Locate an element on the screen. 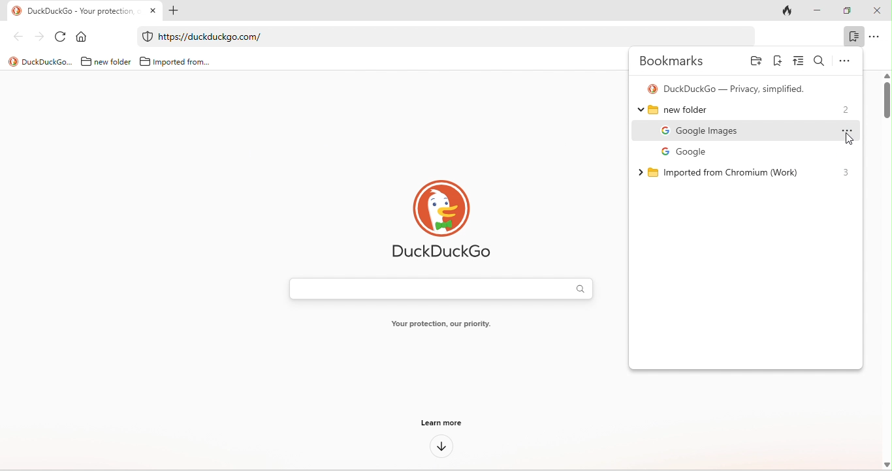  duck duck go logo is located at coordinates (441, 220).